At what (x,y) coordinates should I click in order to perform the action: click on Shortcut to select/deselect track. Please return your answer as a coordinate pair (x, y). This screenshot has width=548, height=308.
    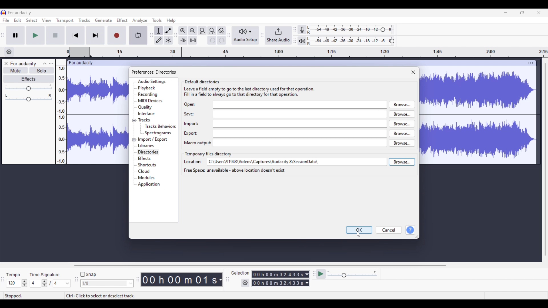
    Looking at the image, I should click on (100, 295).